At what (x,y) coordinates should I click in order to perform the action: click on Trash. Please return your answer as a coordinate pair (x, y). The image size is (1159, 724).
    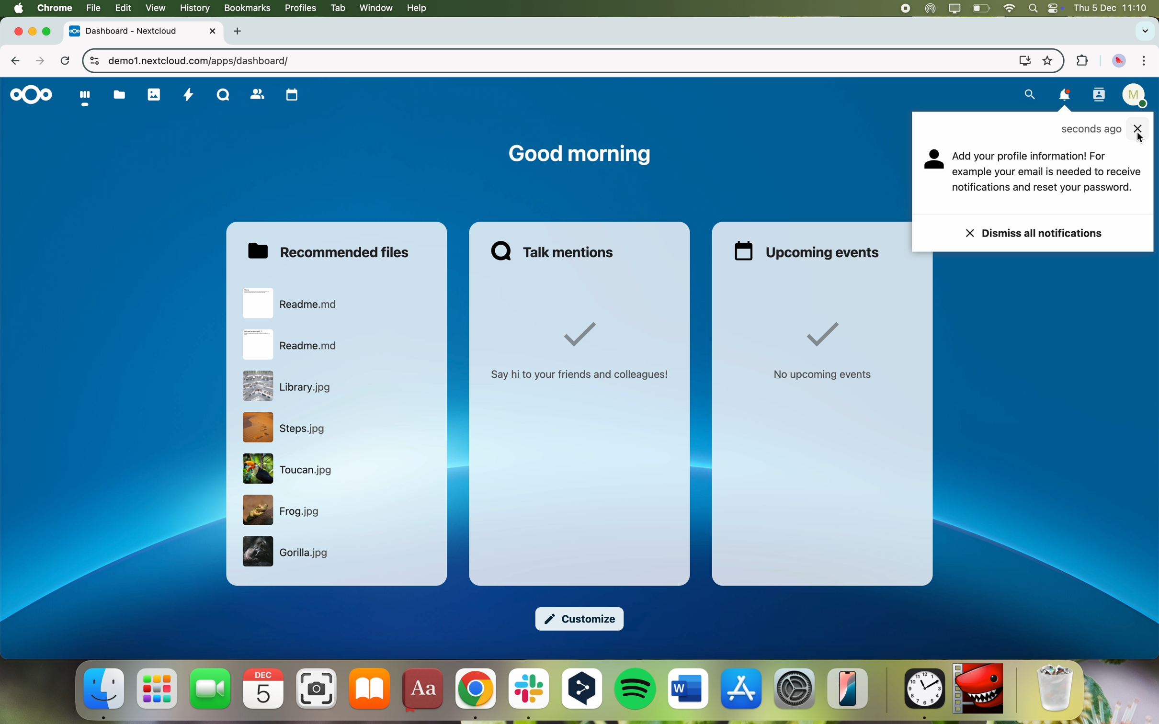
    Looking at the image, I should click on (1056, 690).